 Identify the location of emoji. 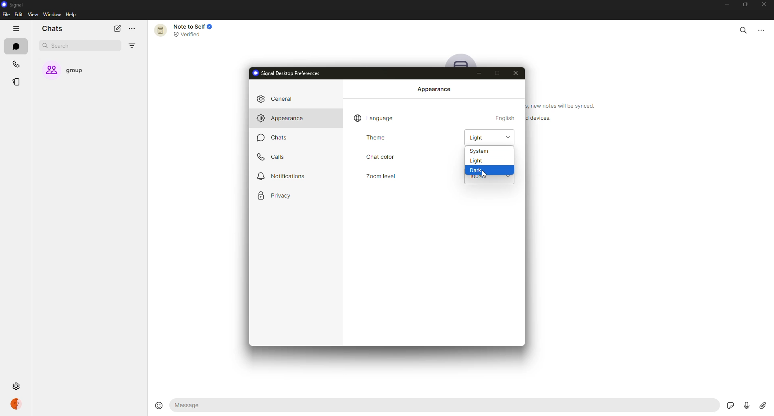
(156, 404).